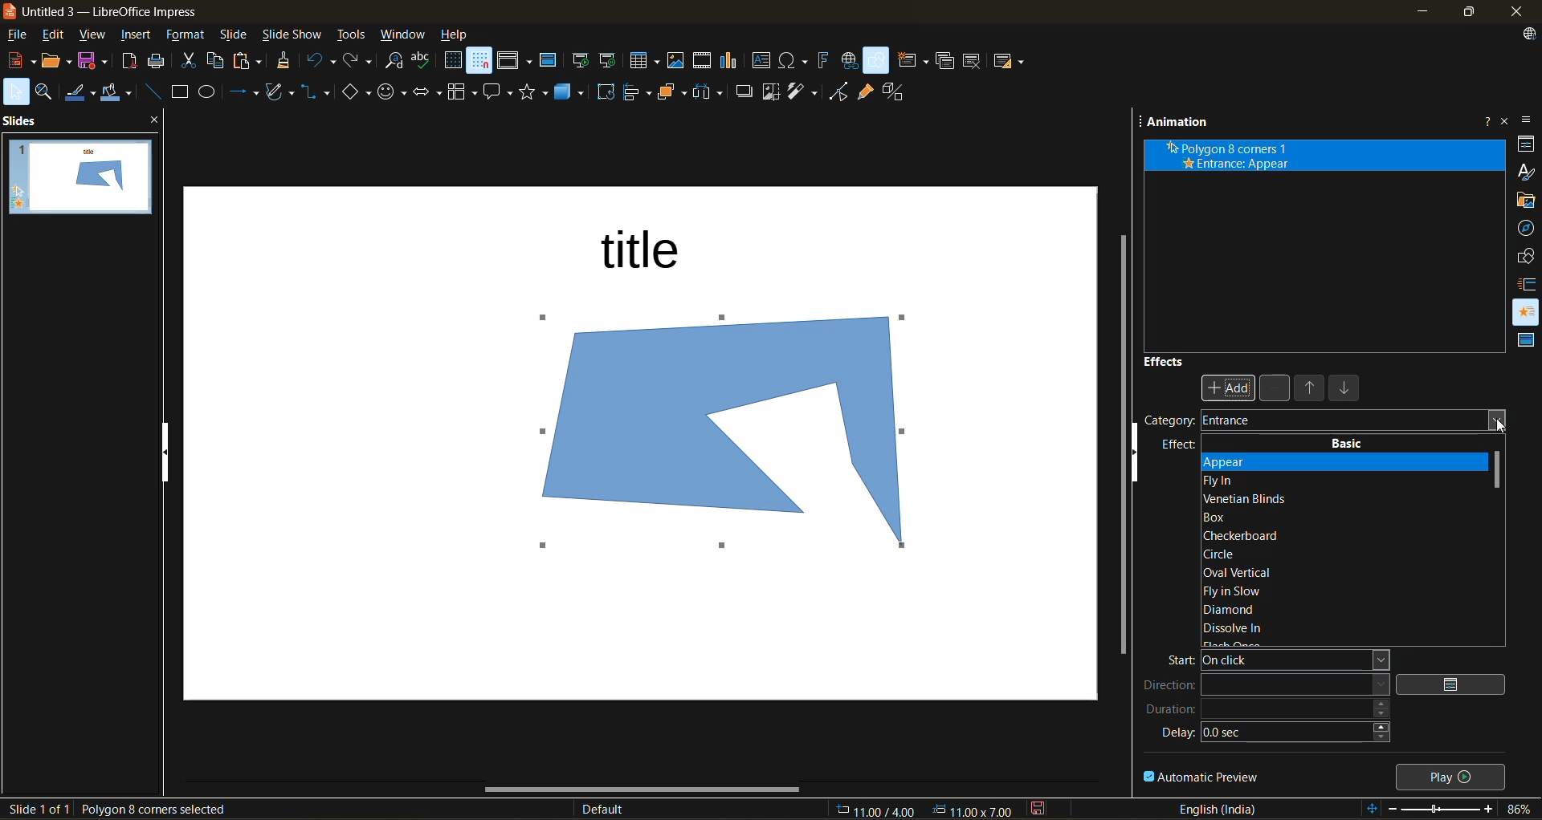 The width and height of the screenshot is (1542, 820). What do you see at coordinates (82, 93) in the screenshot?
I see `line color` at bounding box center [82, 93].